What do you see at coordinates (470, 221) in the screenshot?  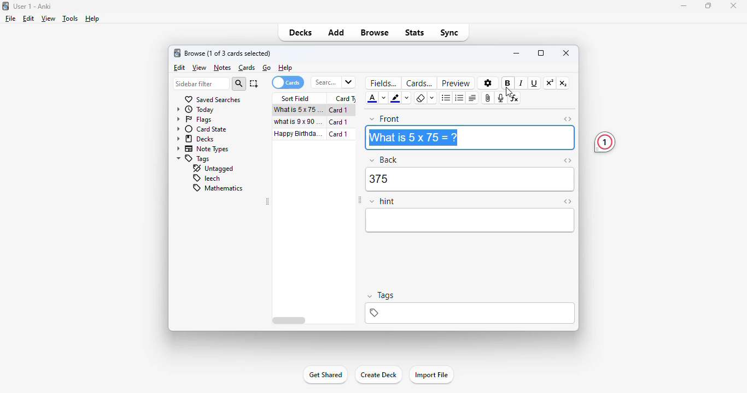 I see `editor` at bounding box center [470, 221].